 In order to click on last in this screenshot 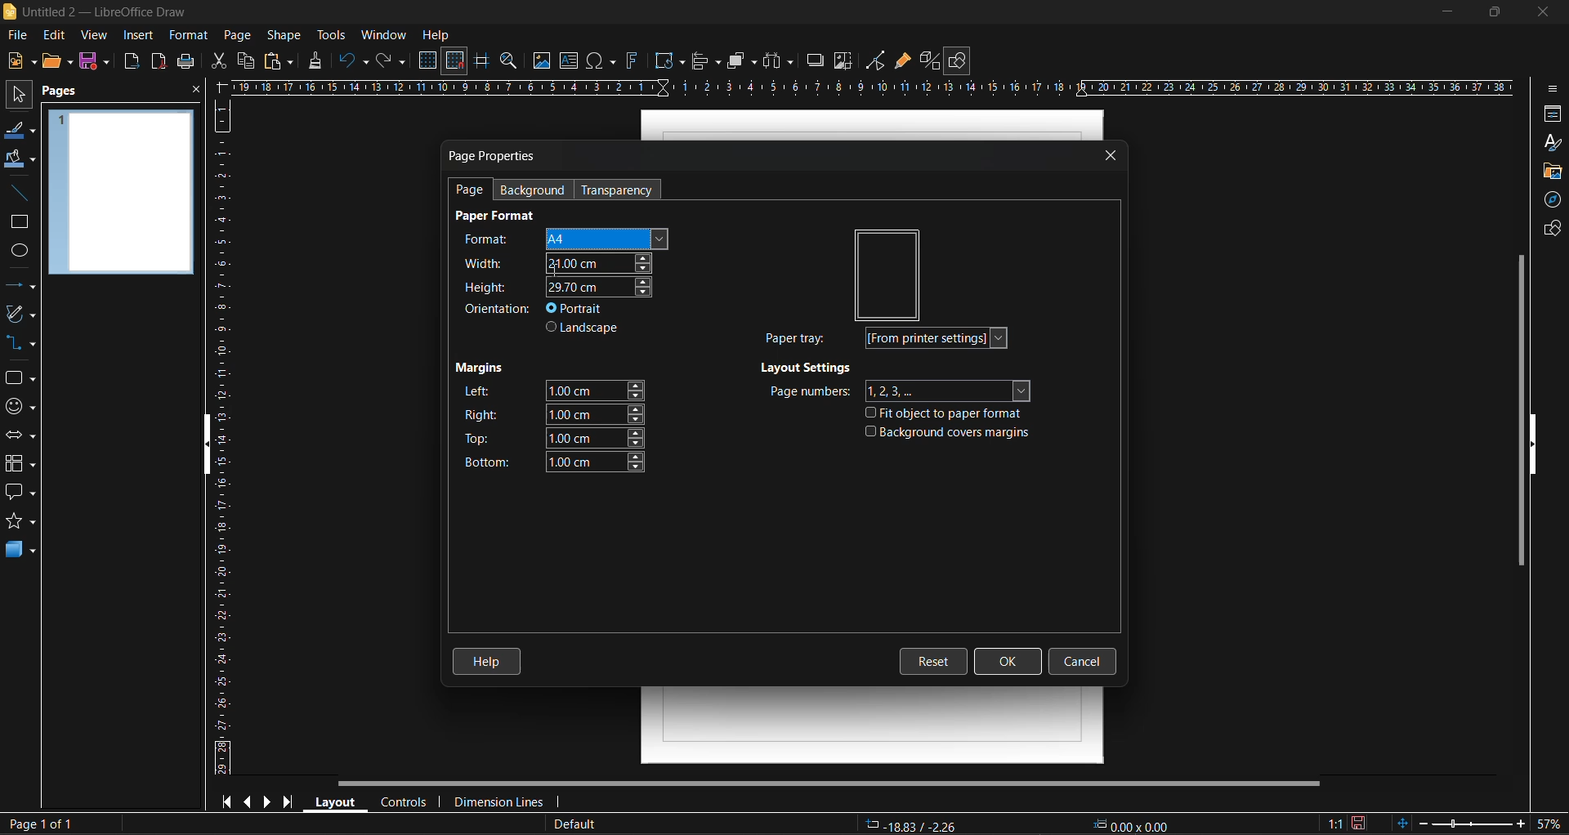, I will do `click(293, 802)`.